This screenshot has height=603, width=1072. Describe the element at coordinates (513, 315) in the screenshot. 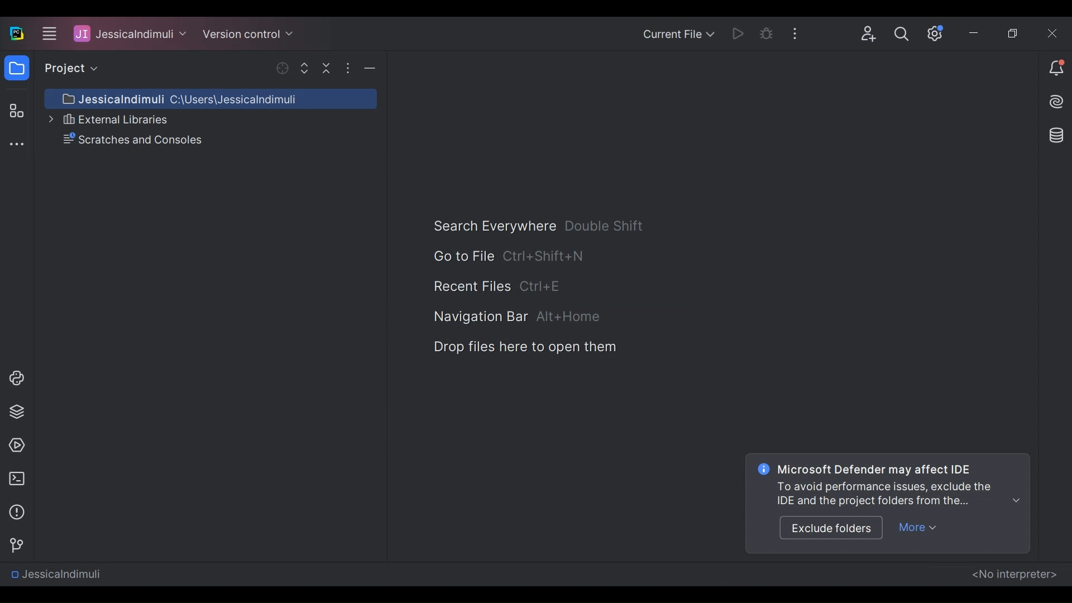

I see `avigation Bar` at that location.